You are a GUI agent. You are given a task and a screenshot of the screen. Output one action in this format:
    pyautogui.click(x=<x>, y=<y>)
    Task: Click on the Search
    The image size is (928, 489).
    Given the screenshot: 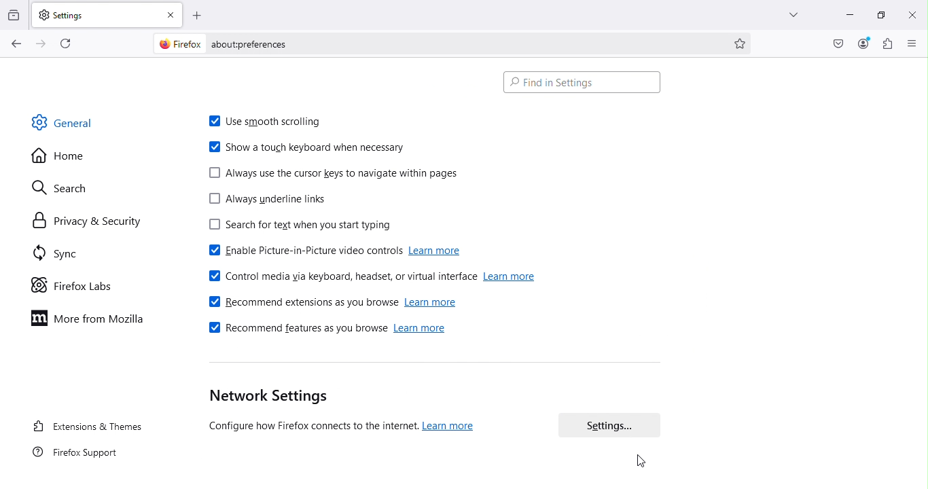 What is the action you would take?
    pyautogui.click(x=77, y=187)
    